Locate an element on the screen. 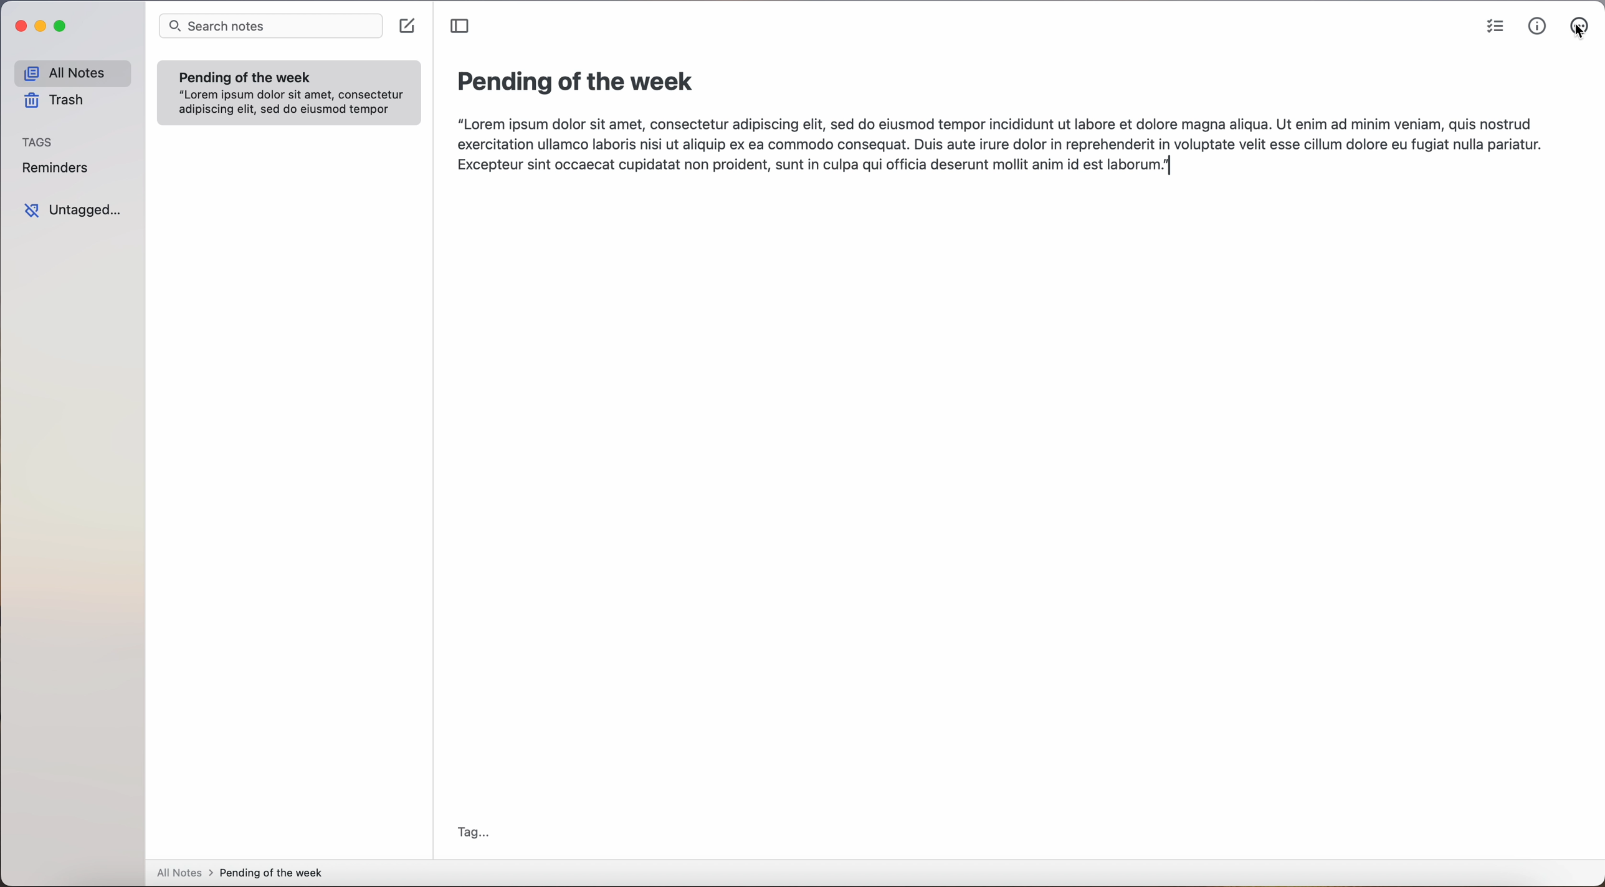 The height and width of the screenshot is (887, 1605). search notes is located at coordinates (272, 26).